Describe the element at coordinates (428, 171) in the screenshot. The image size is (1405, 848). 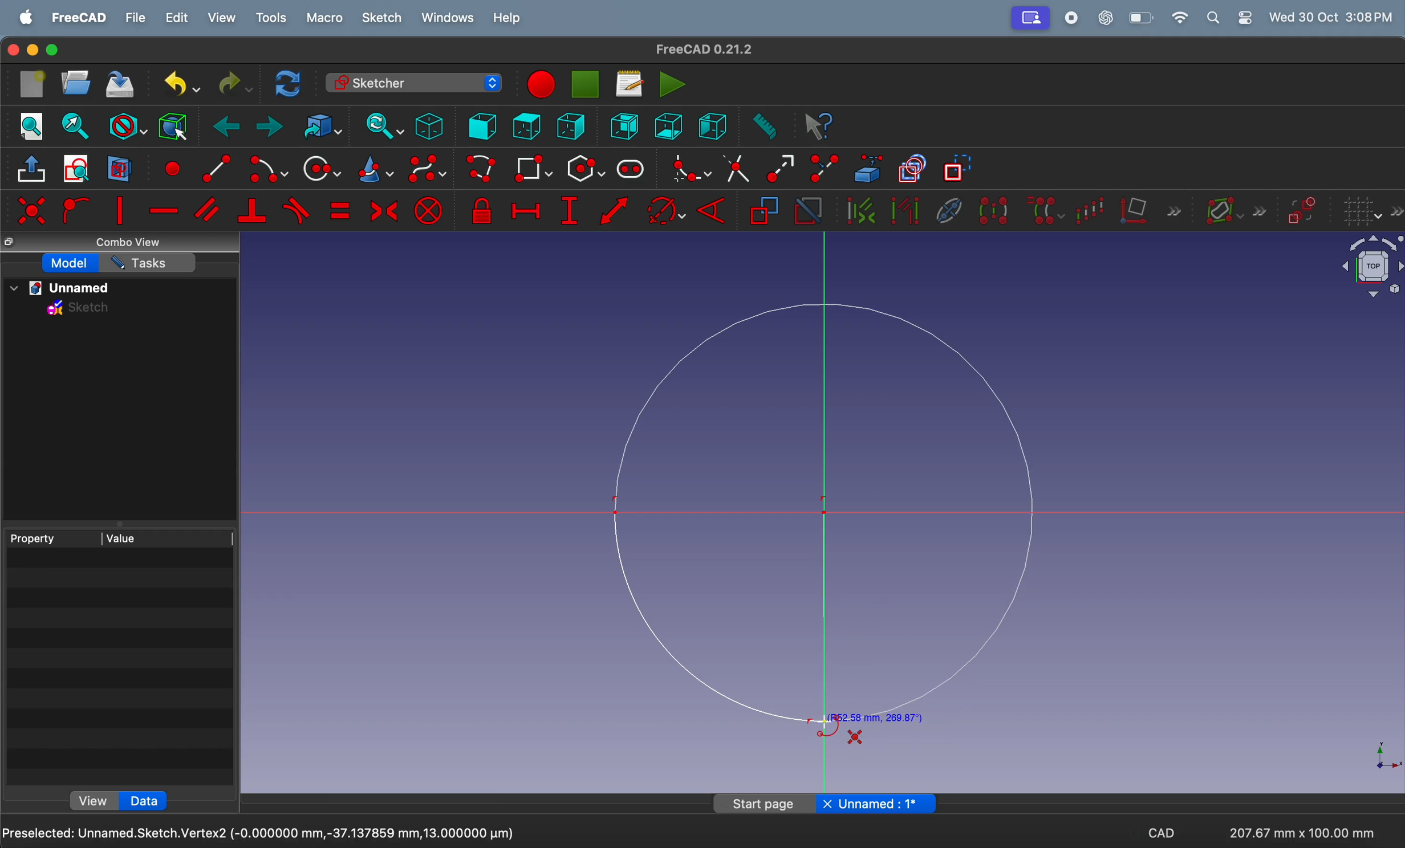
I see `create b spline` at that location.